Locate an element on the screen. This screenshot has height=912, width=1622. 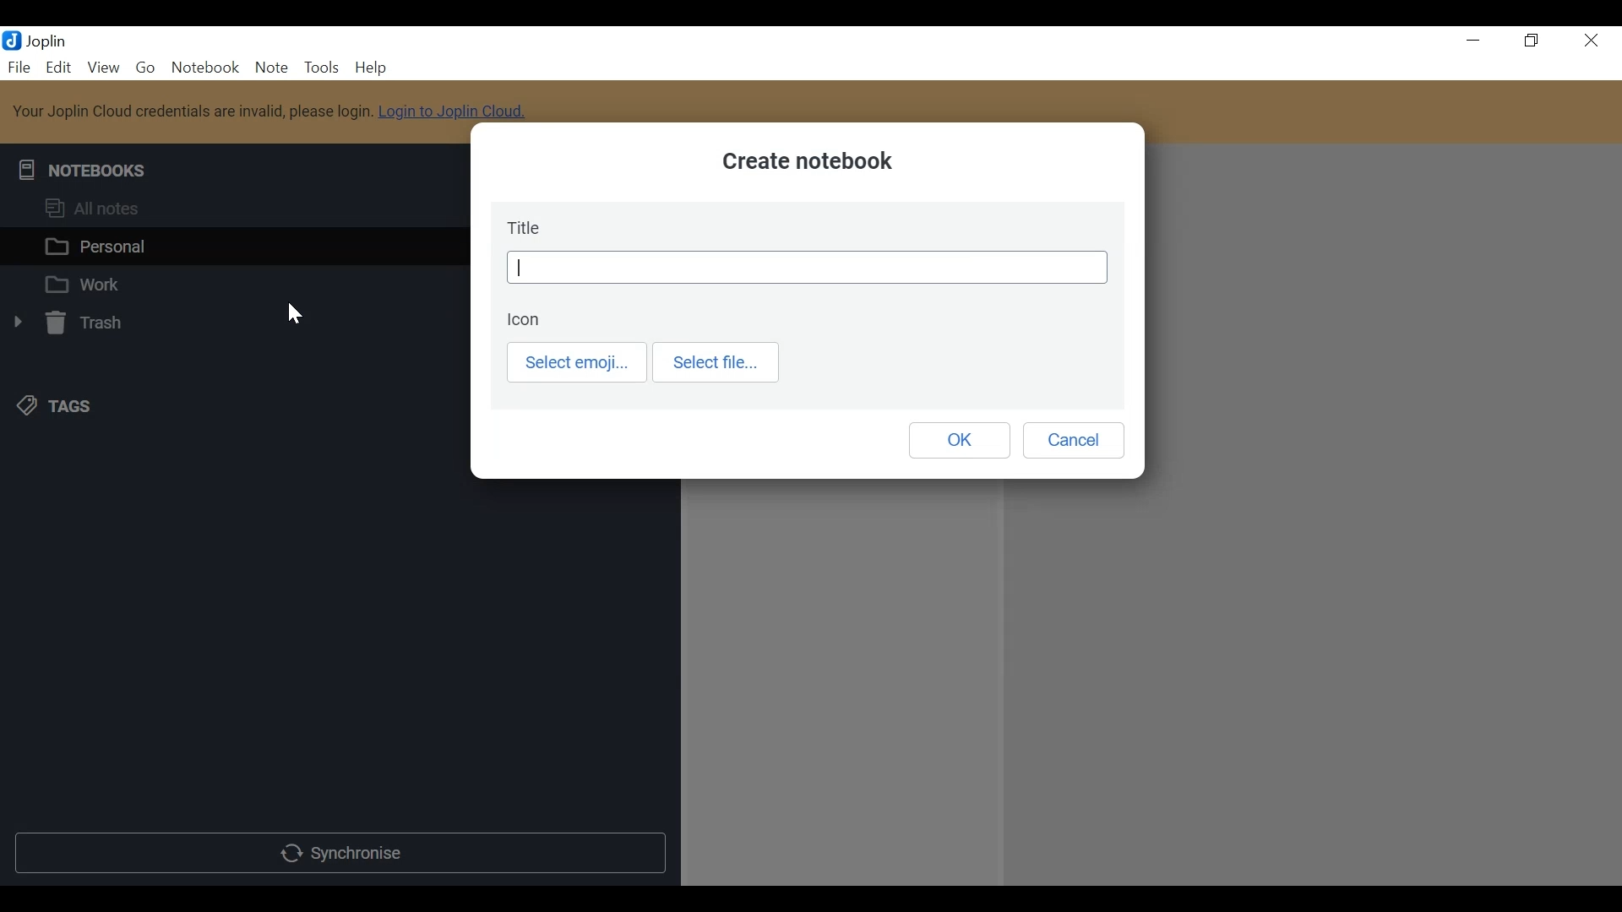
View is located at coordinates (104, 68).